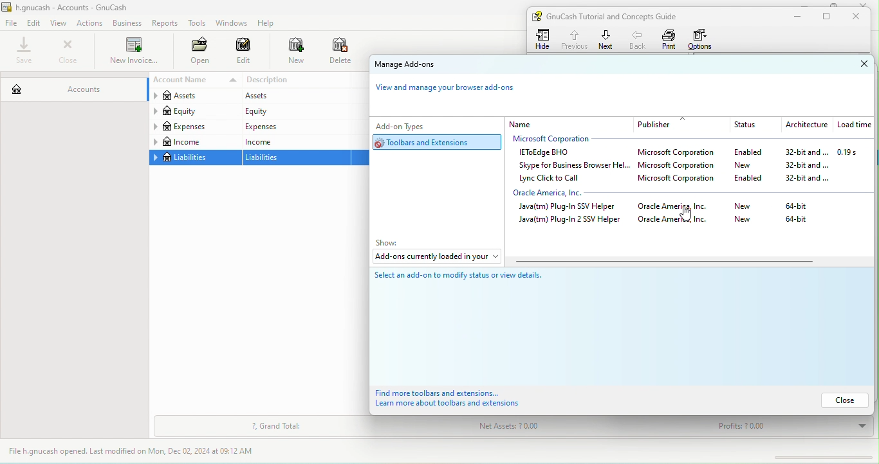  Describe the element at coordinates (681, 125) in the screenshot. I see `publisher` at that location.